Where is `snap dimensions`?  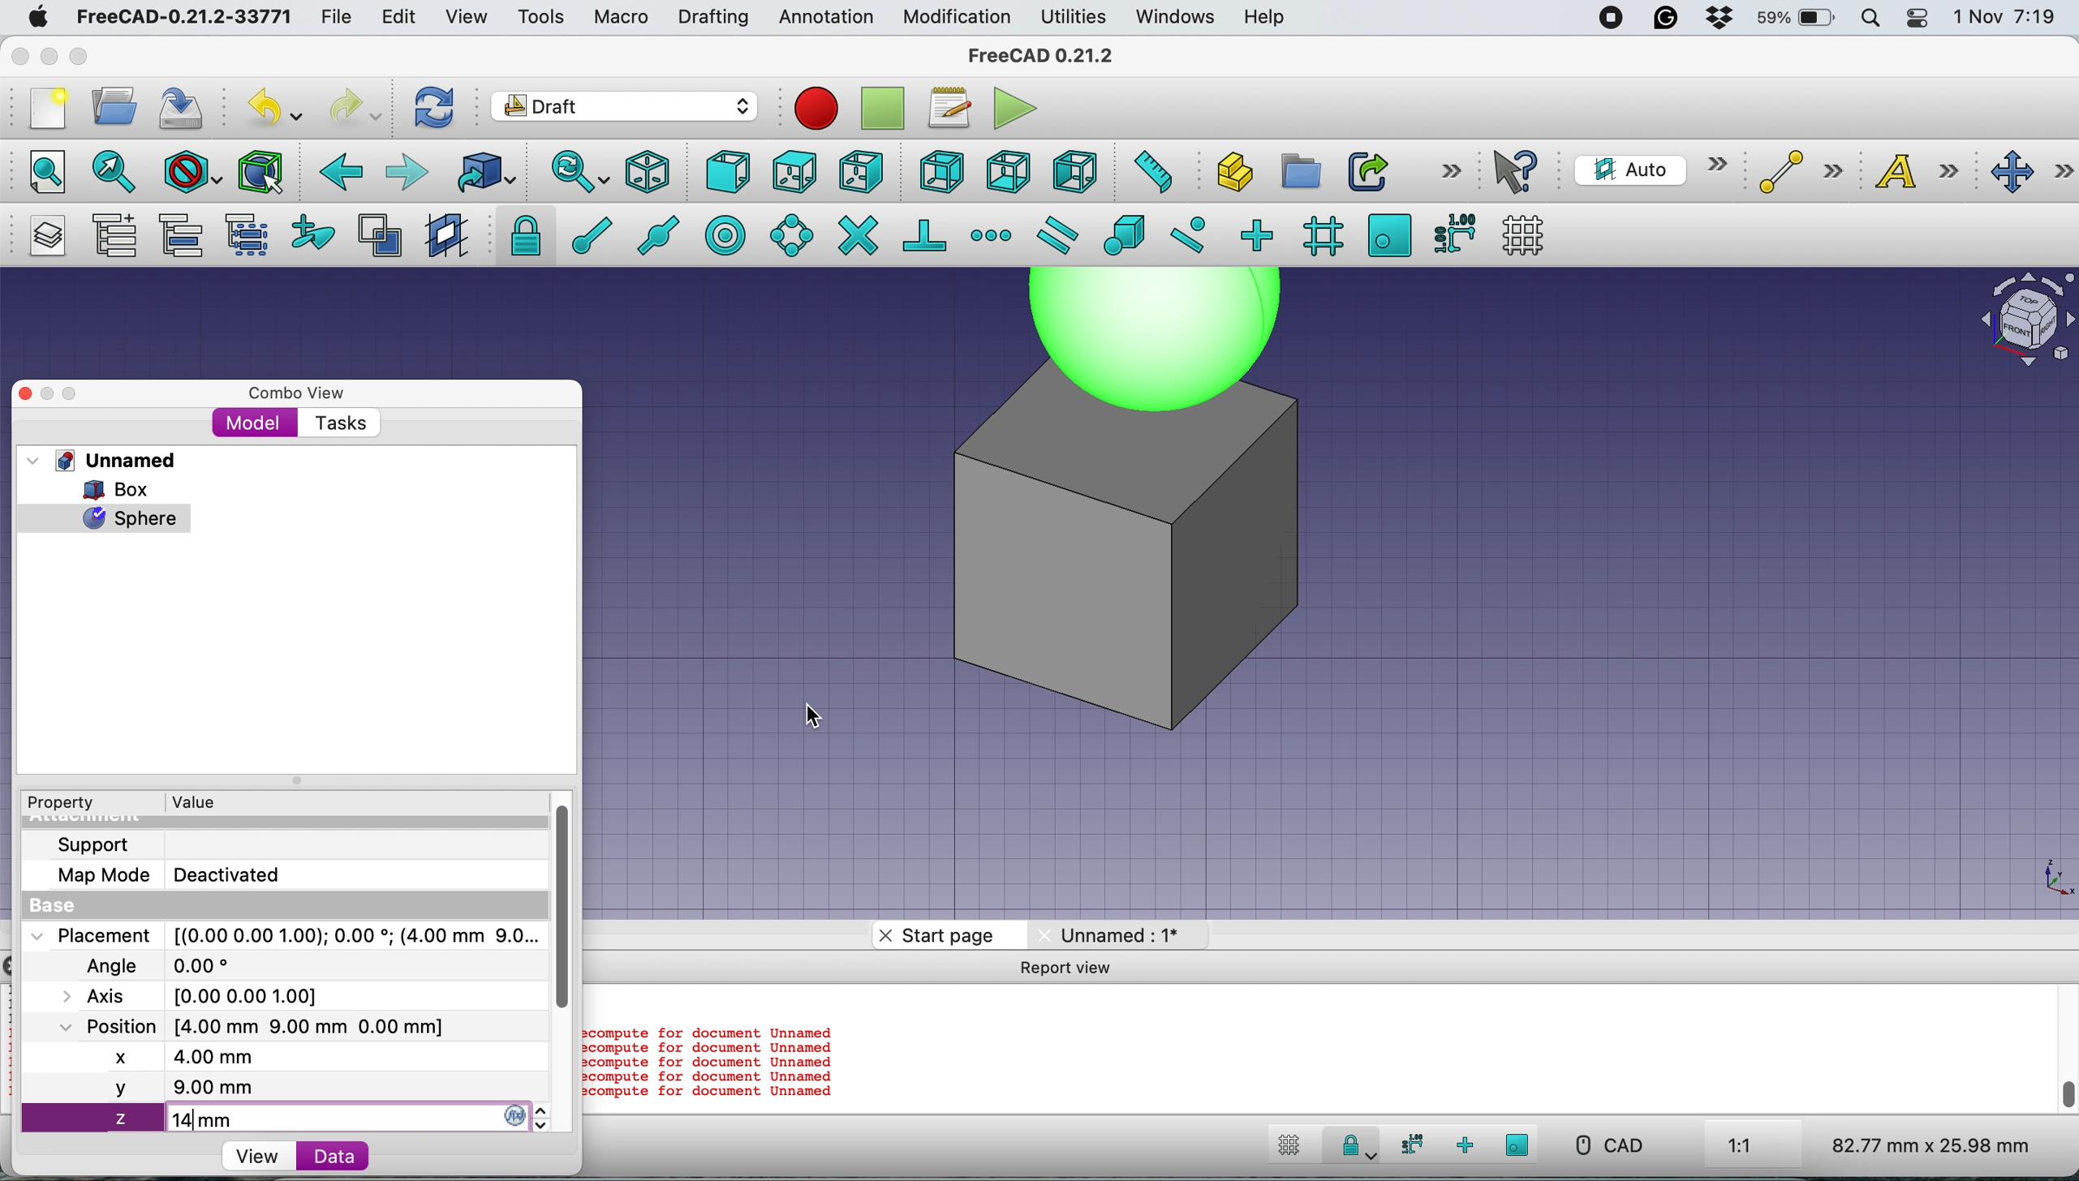 snap dimensions is located at coordinates (1453, 232).